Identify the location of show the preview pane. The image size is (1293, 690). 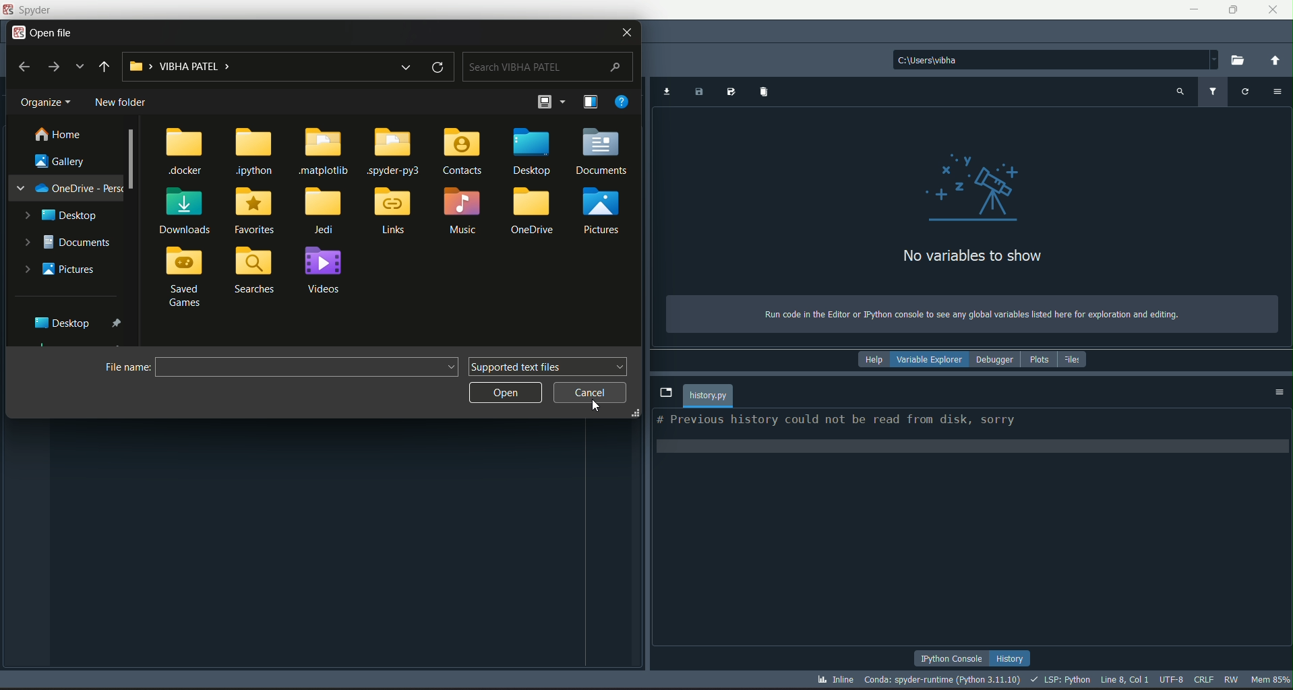
(591, 101).